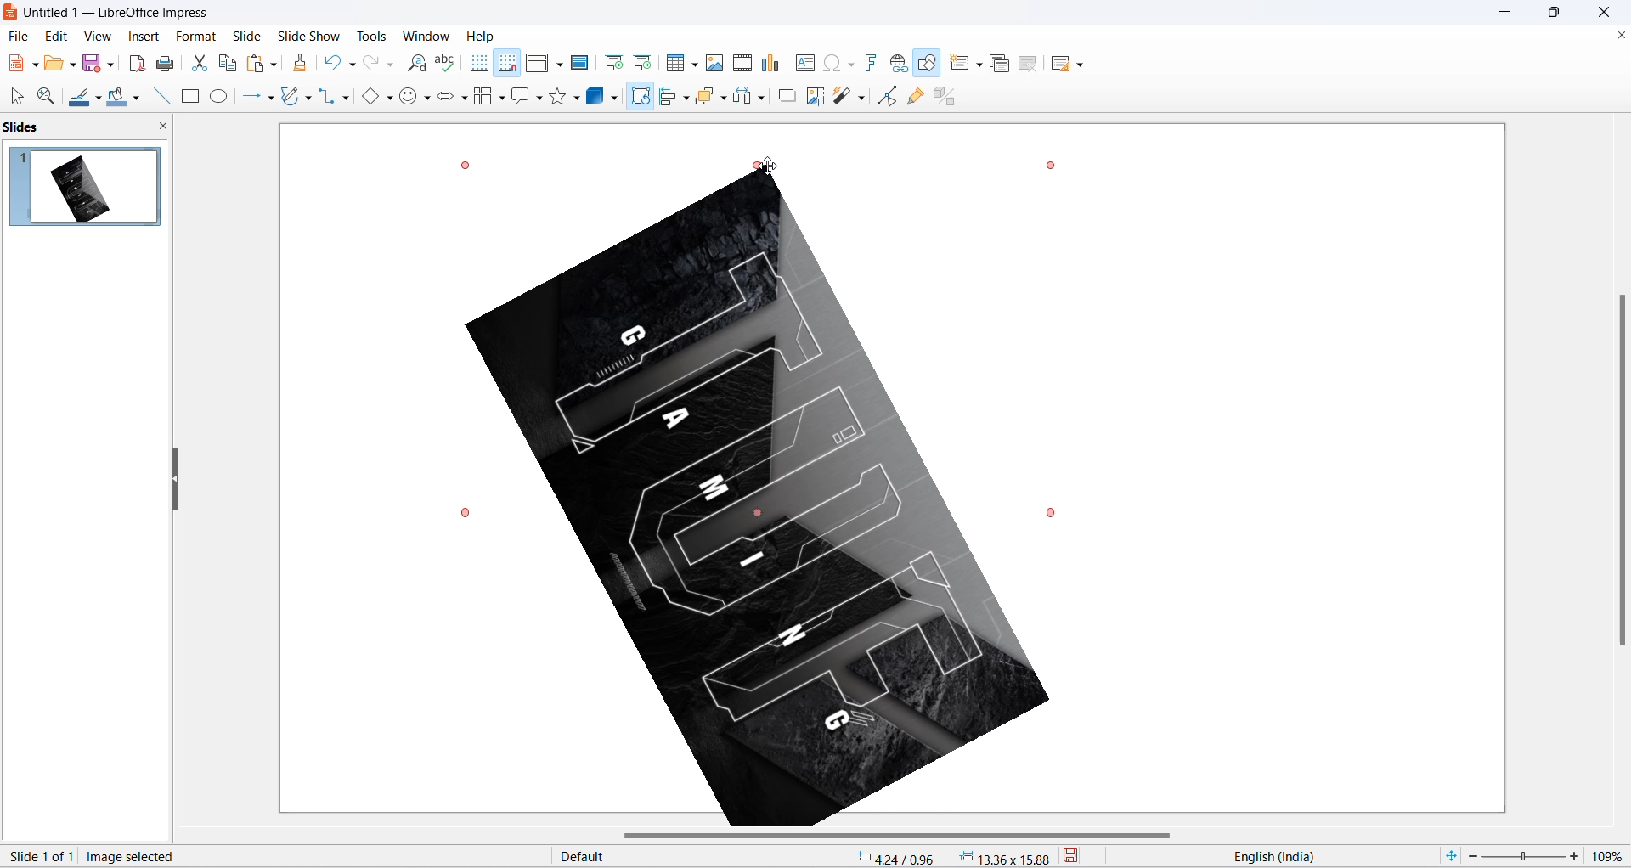 The width and height of the screenshot is (1631, 868). I want to click on spelling, so click(445, 64).